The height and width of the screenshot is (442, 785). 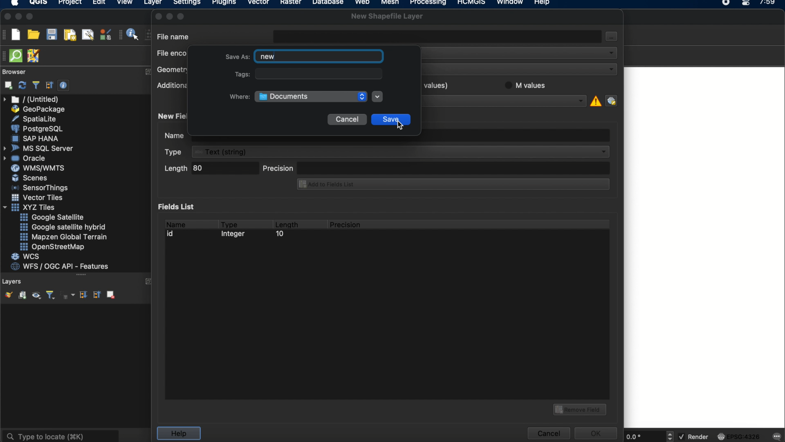 I want to click on crs info, so click(x=595, y=100).